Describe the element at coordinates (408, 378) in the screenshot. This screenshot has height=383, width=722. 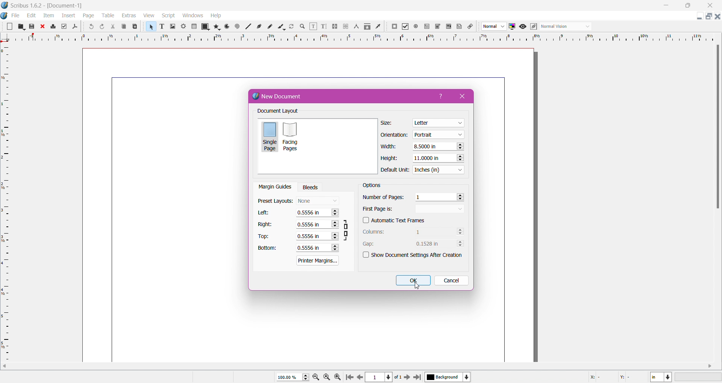
I see `next` at that location.